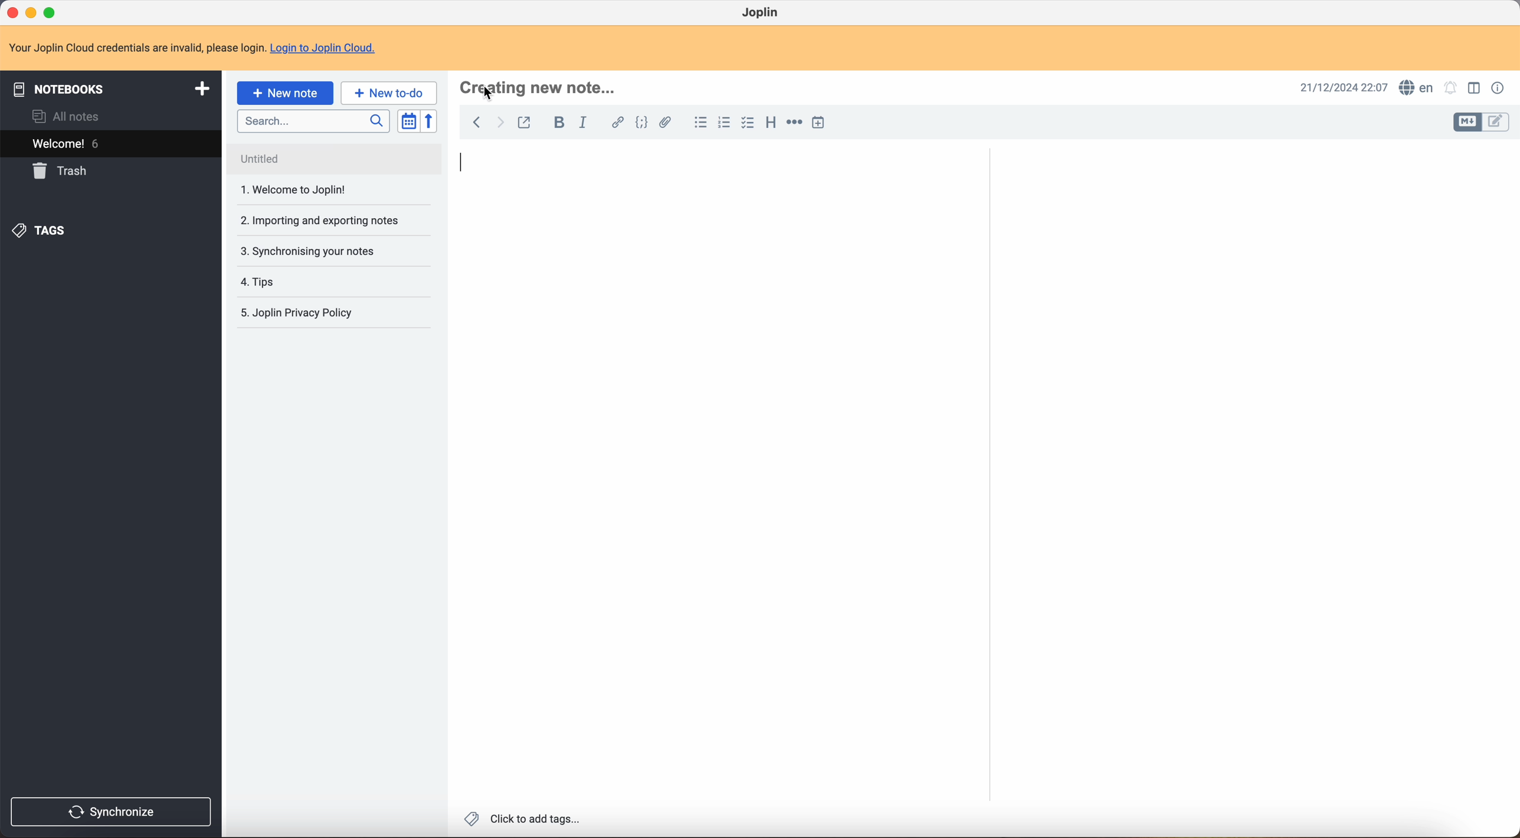  Describe the element at coordinates (11, 14) in the screenshot. I see `close program` at that location.